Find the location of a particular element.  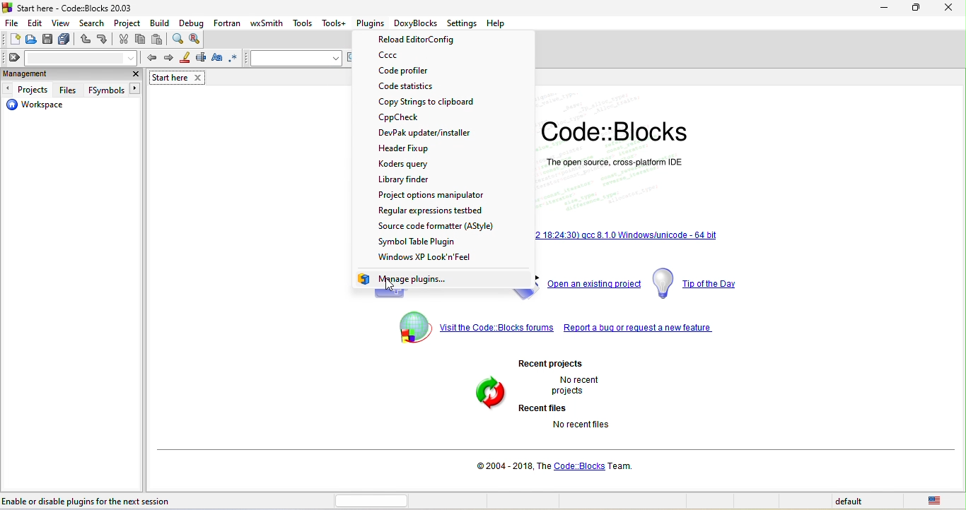

cut is located at coordinates (124, 39).